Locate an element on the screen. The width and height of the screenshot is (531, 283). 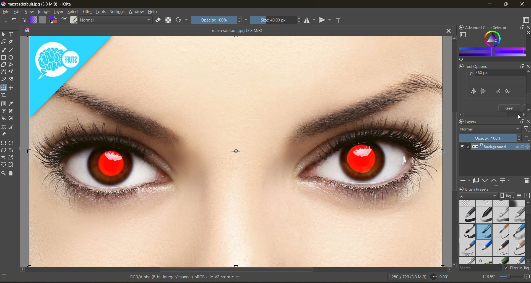
tools is located at coordinates (101, 12).